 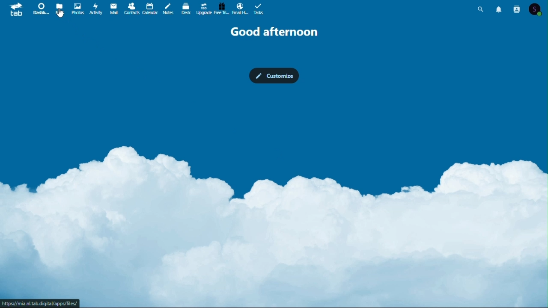 What do you see at coordinates (221, 9) in the screenshot?
I see `Free trial` at bounding box center [221, 9].